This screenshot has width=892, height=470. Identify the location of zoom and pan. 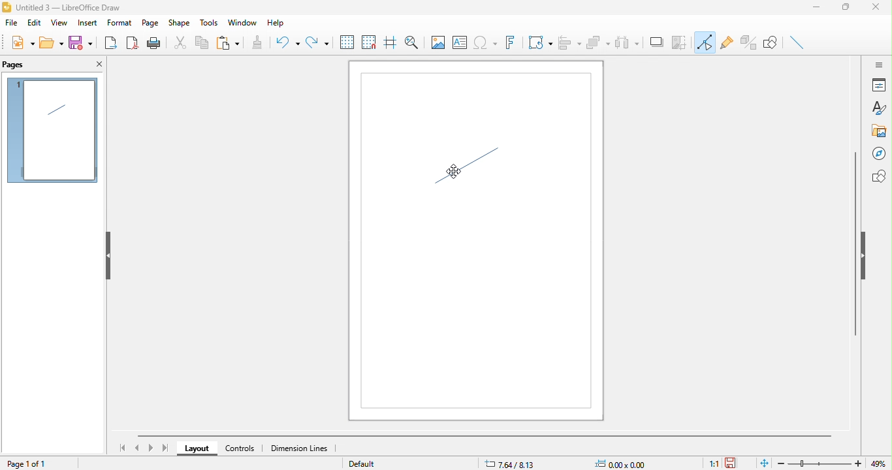
(411, 40).